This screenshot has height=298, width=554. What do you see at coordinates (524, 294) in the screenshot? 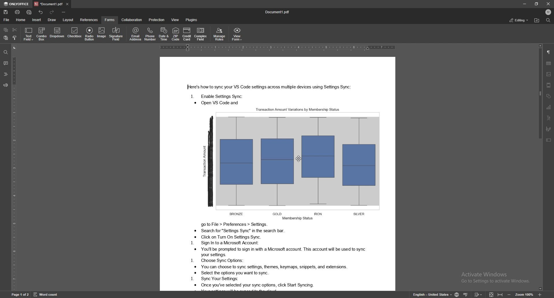
I see `zoom` at bounding box center [524, 294].